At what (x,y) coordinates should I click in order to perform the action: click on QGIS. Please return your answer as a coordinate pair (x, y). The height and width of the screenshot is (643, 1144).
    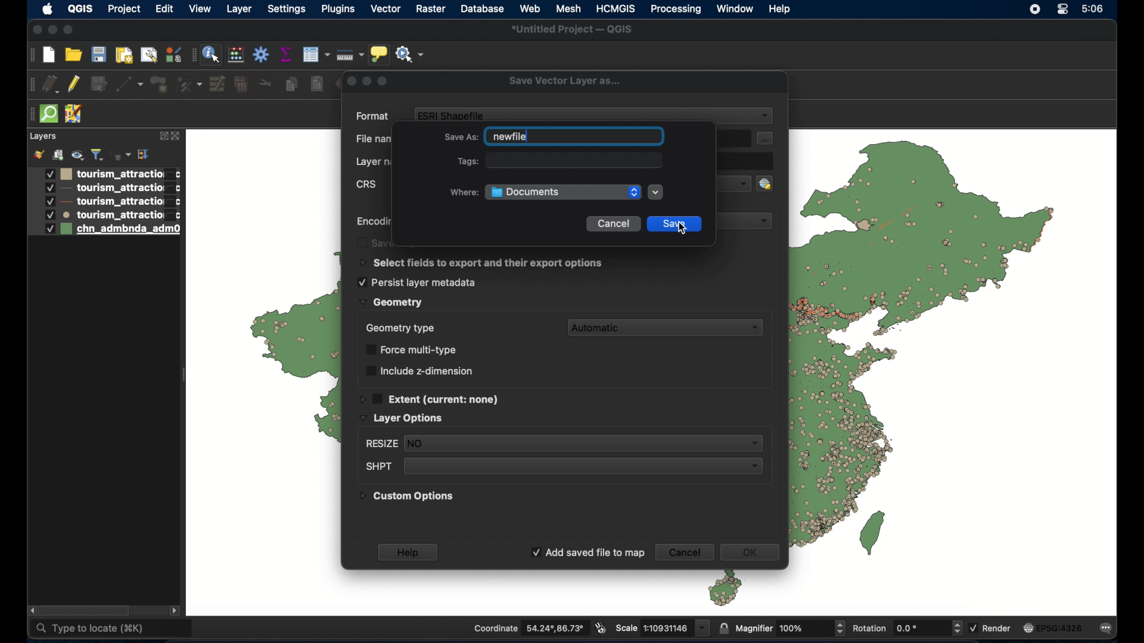
    Looking at the image, I should click on (80, 8).